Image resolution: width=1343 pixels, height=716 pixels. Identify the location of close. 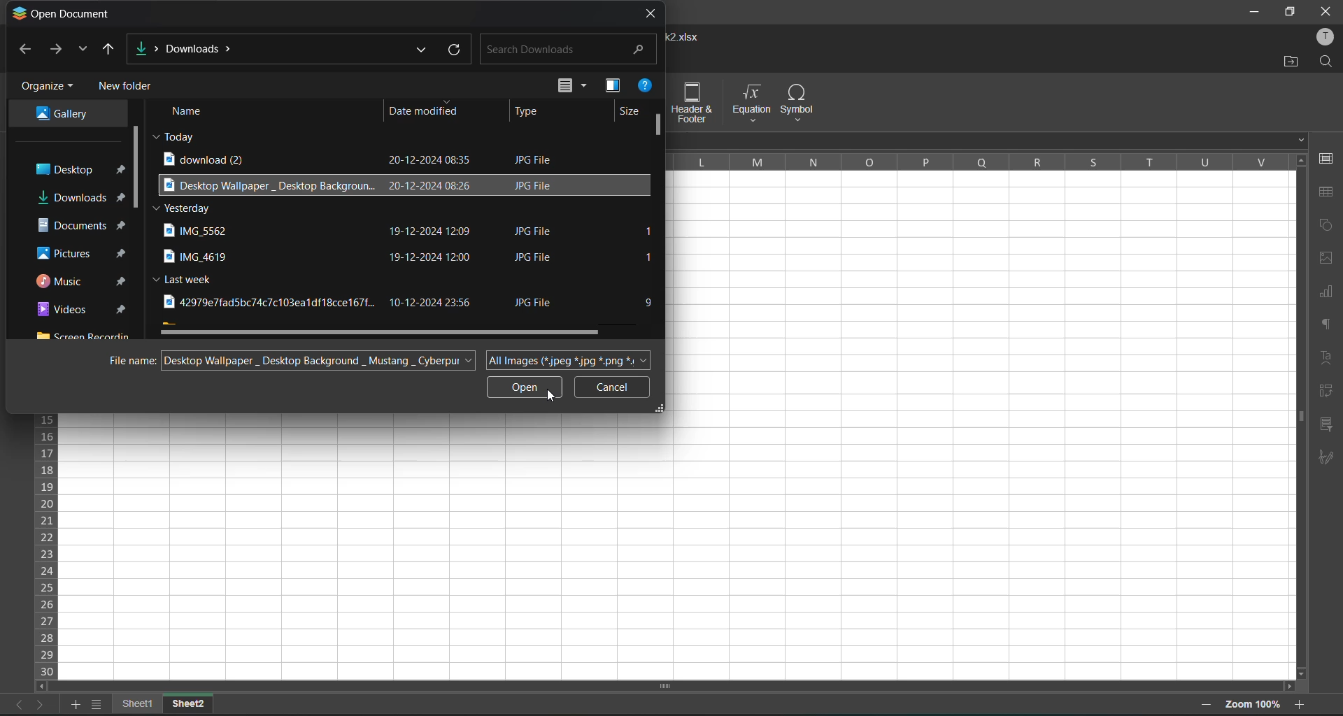
(1326, 10).